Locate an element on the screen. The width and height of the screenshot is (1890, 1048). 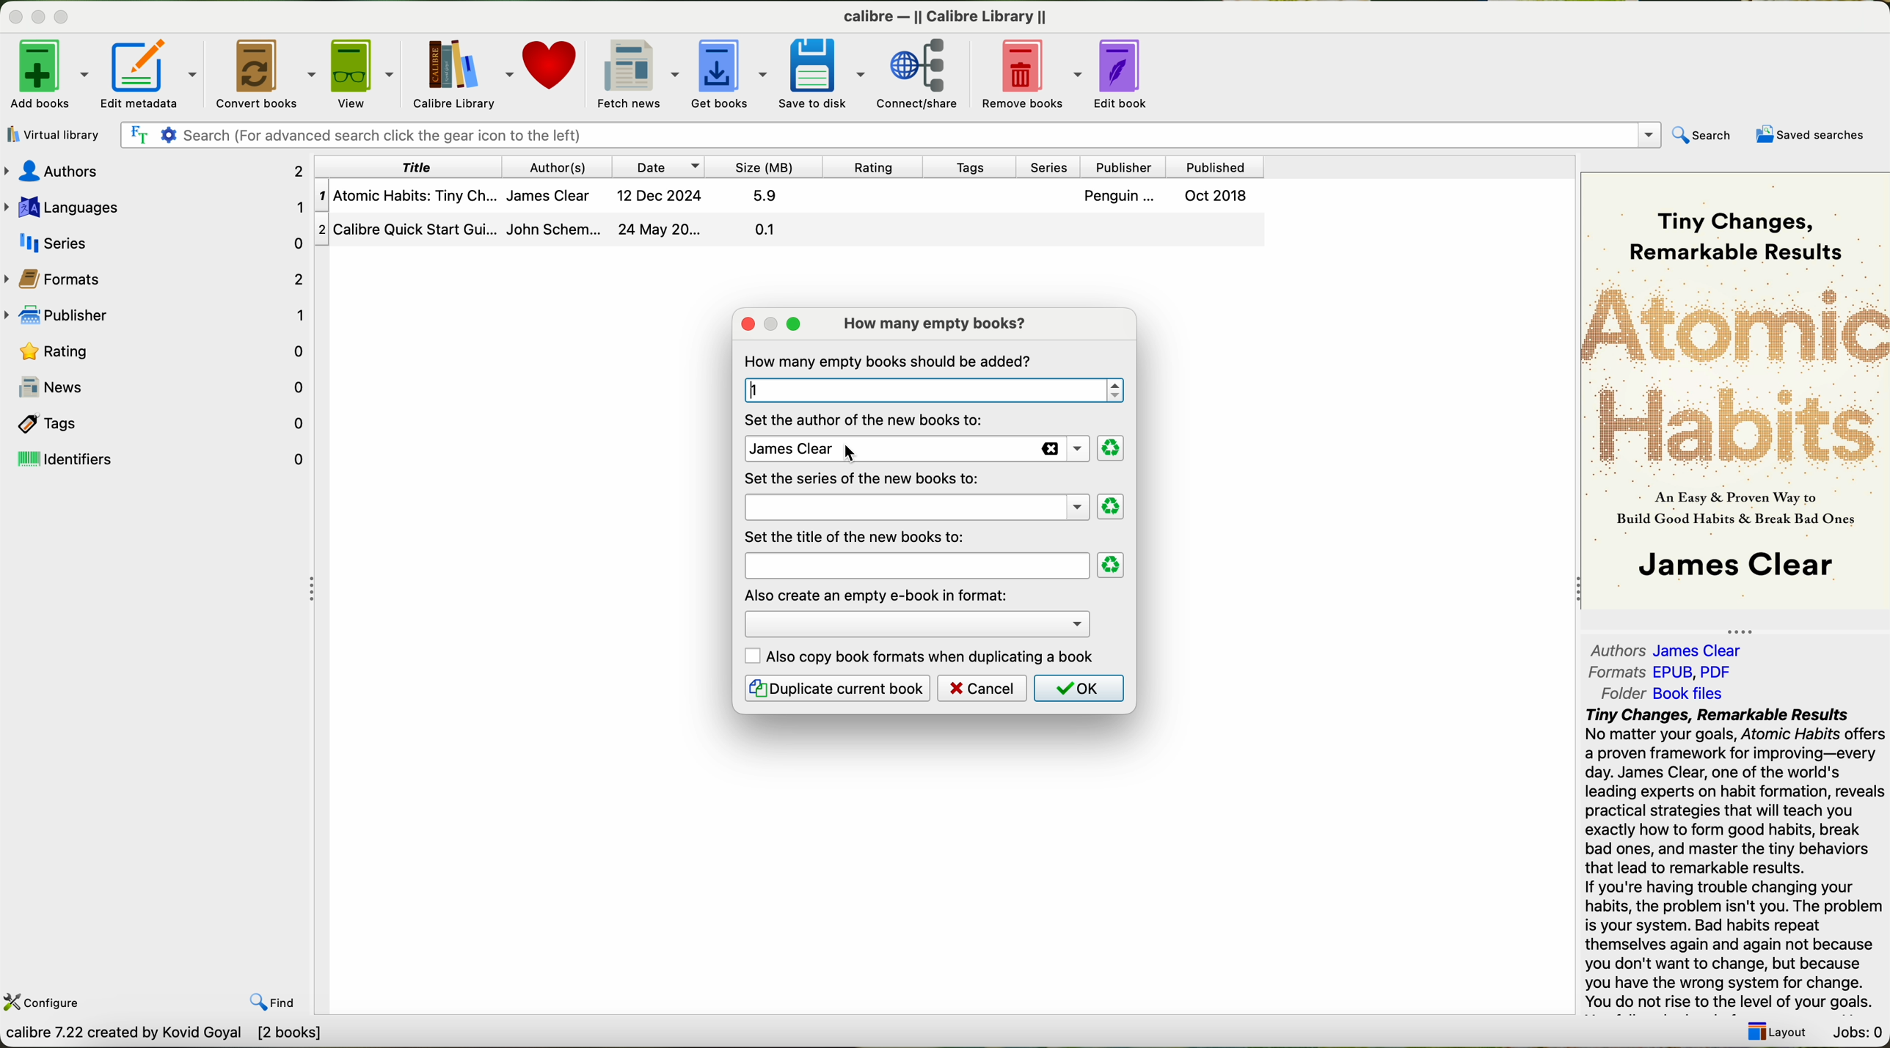
clear is located at coordinates (1112, 507).